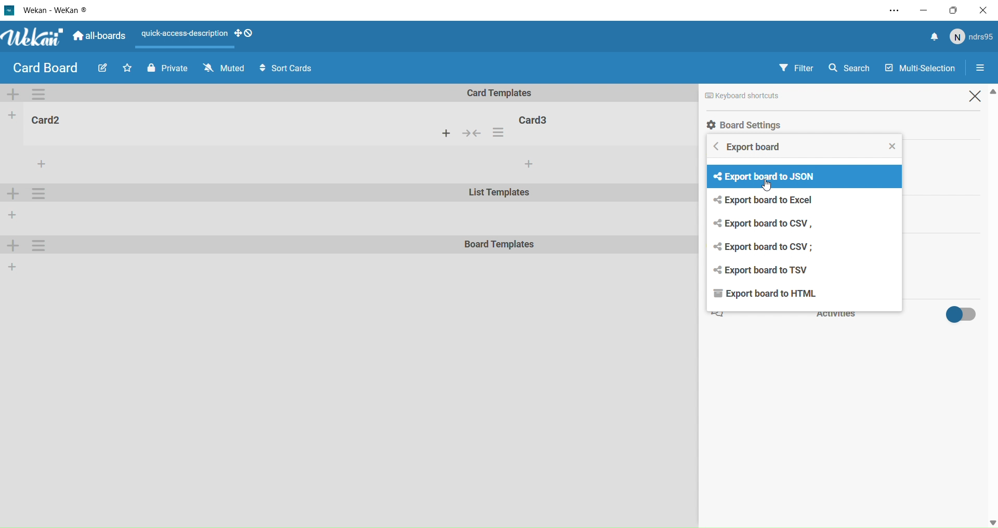  I want to click on Export to CSV, so click(767, 247).